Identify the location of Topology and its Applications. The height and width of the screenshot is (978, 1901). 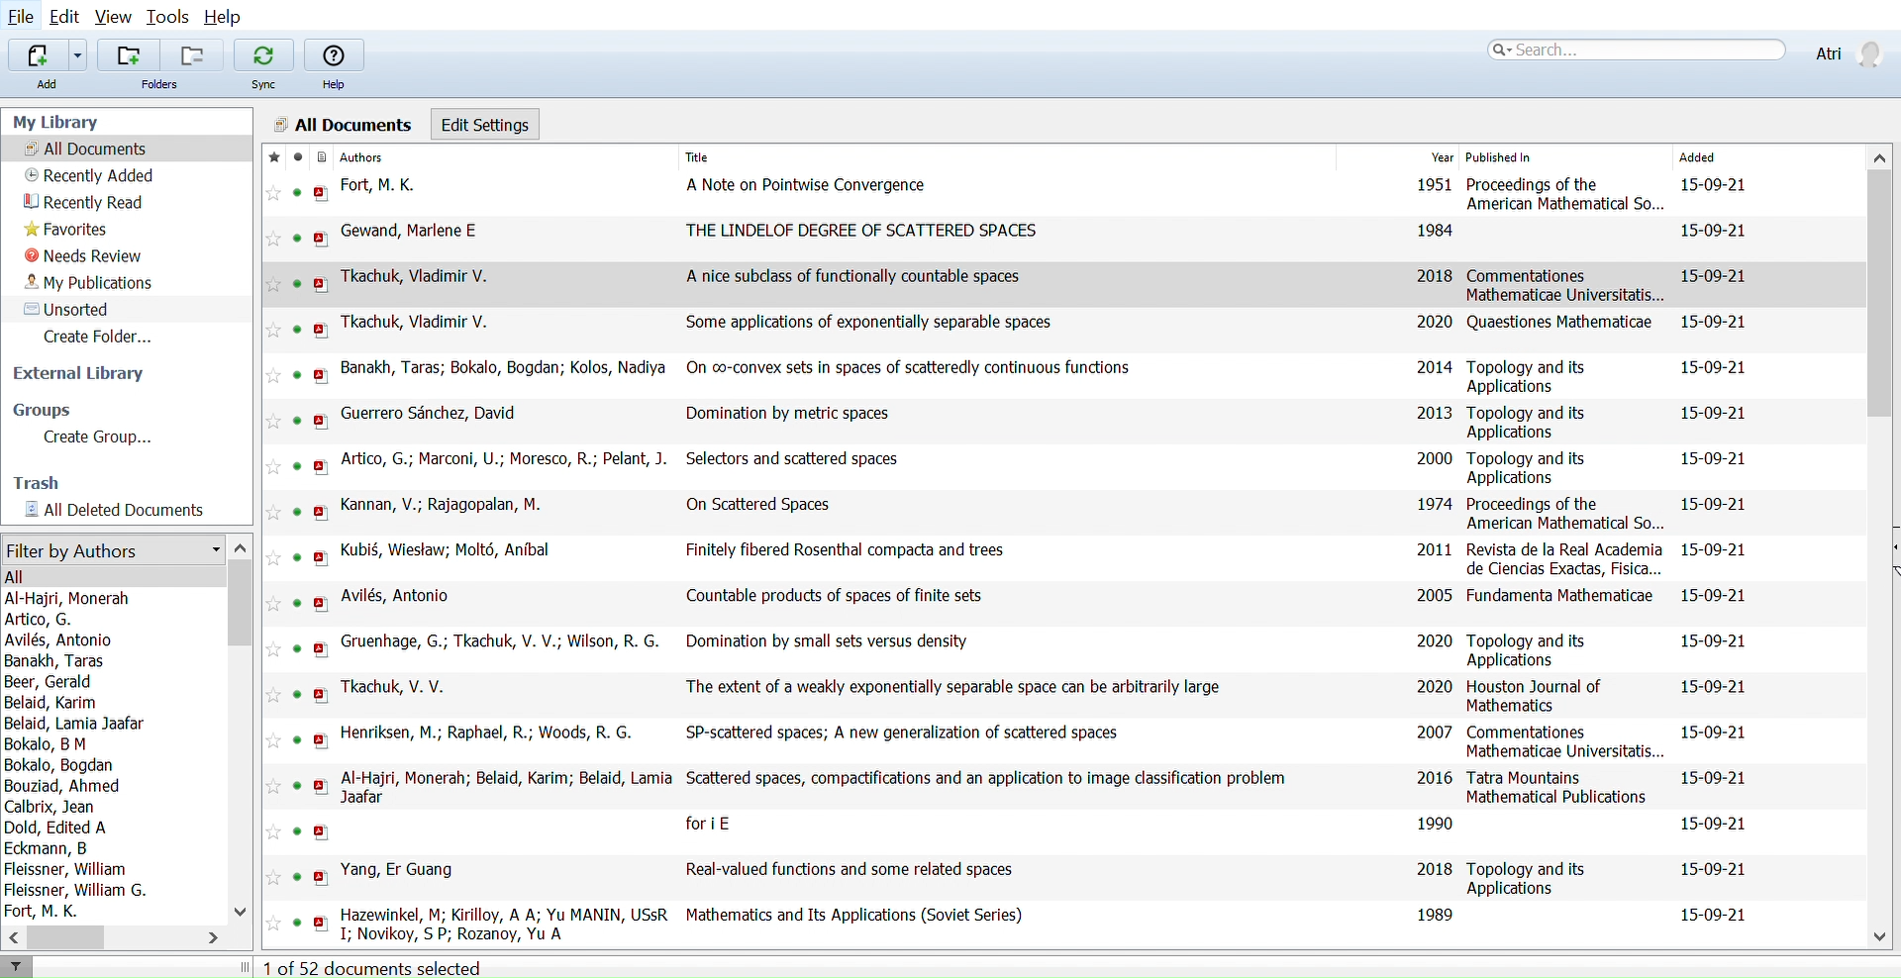
(1533, 377).